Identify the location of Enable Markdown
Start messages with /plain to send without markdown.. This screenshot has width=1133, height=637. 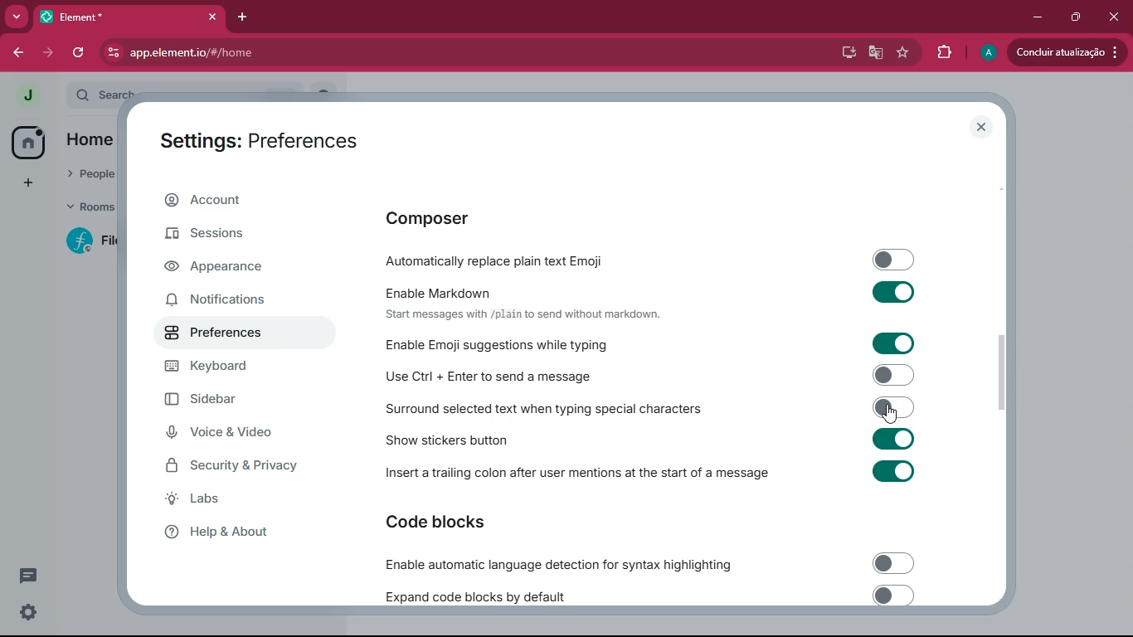
(658, 299).